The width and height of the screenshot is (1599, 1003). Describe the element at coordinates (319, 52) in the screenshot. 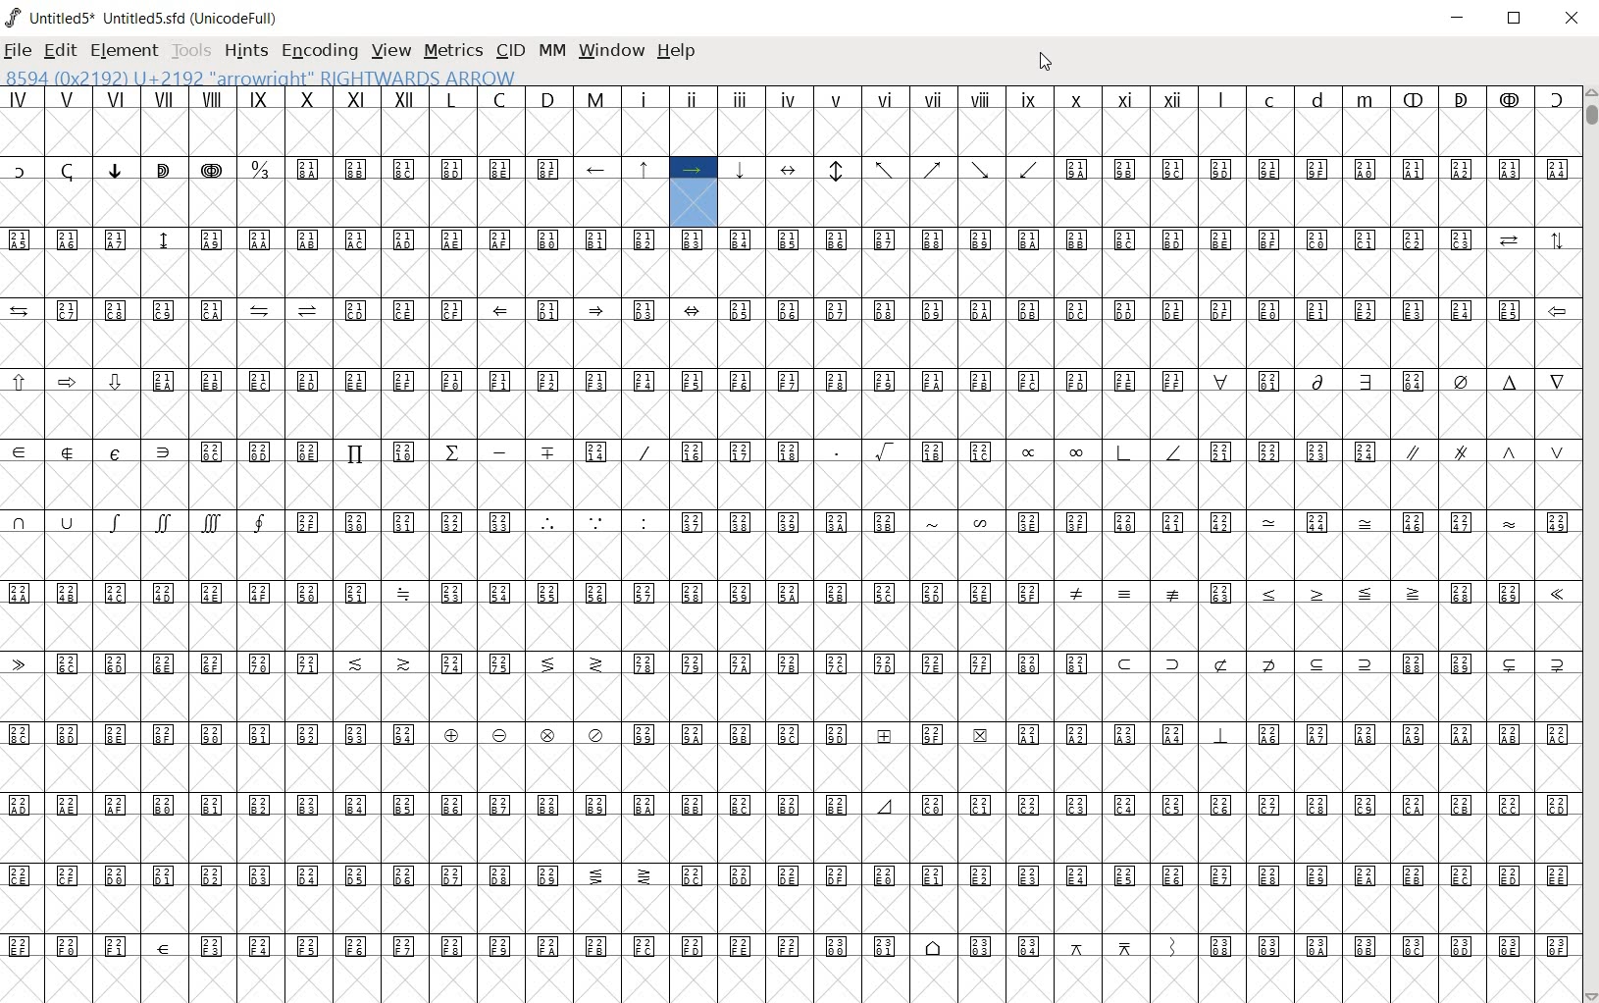

I see `ENCODING` at that location.